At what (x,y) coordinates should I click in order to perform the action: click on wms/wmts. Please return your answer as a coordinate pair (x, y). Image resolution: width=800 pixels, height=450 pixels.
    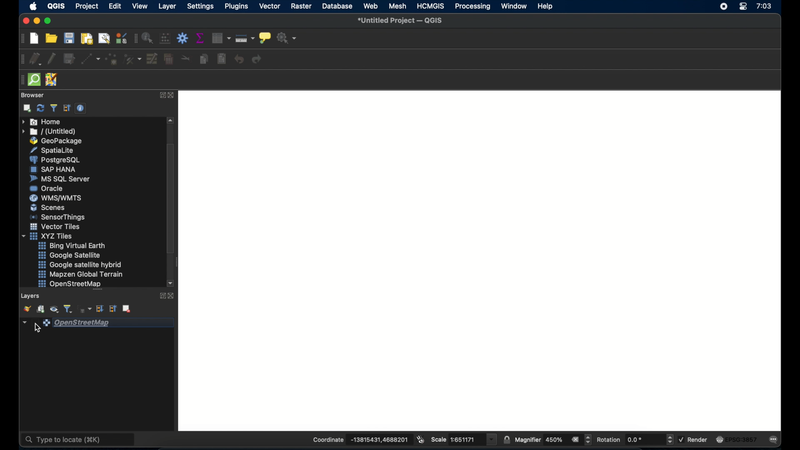
    Looking at the image, I should click on (54, 197).